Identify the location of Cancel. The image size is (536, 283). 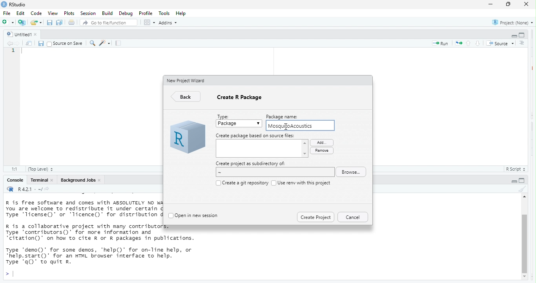
(352, 217).